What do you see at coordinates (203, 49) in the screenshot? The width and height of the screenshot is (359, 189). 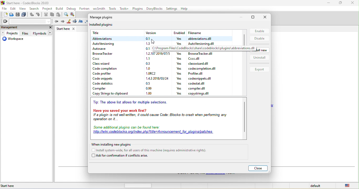 I see `dialog box` at bounding box center [203, 49].